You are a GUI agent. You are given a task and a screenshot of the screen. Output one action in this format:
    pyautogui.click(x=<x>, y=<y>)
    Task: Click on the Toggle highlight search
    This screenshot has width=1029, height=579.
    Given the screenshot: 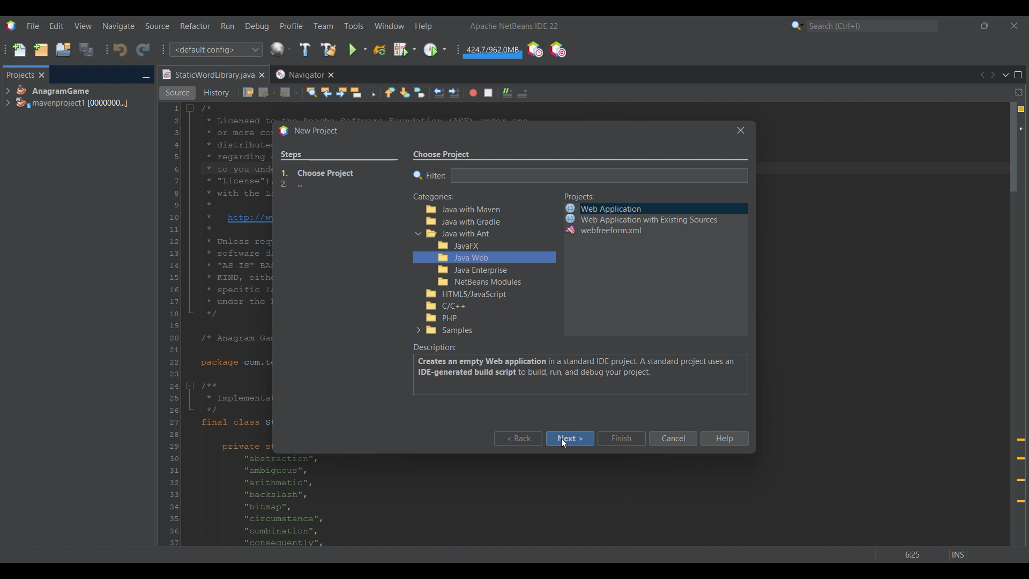 What is the action you would take?
    pyautogui.click(x=356, y=92)
    